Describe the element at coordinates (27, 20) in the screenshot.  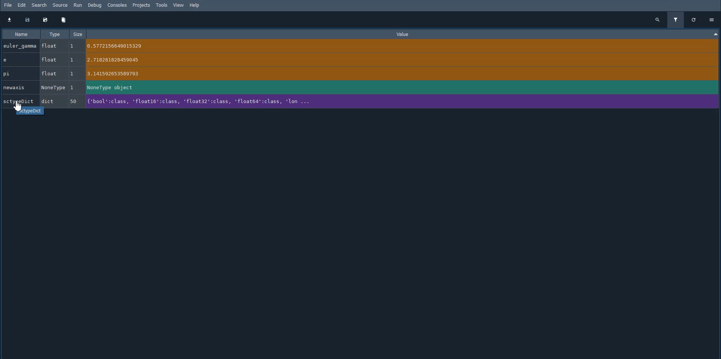
I see `Save data` at that location.